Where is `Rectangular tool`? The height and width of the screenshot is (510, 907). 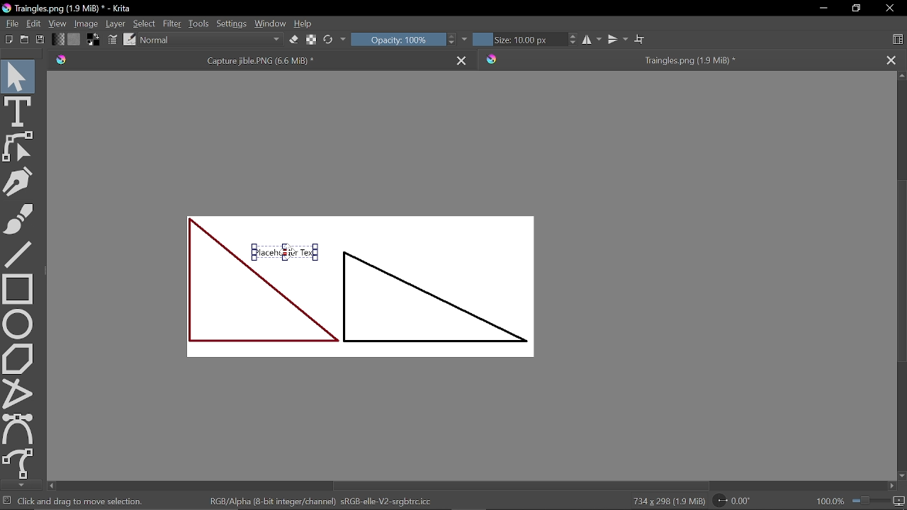 Rectangular tool is located at coordinates (18, 288).